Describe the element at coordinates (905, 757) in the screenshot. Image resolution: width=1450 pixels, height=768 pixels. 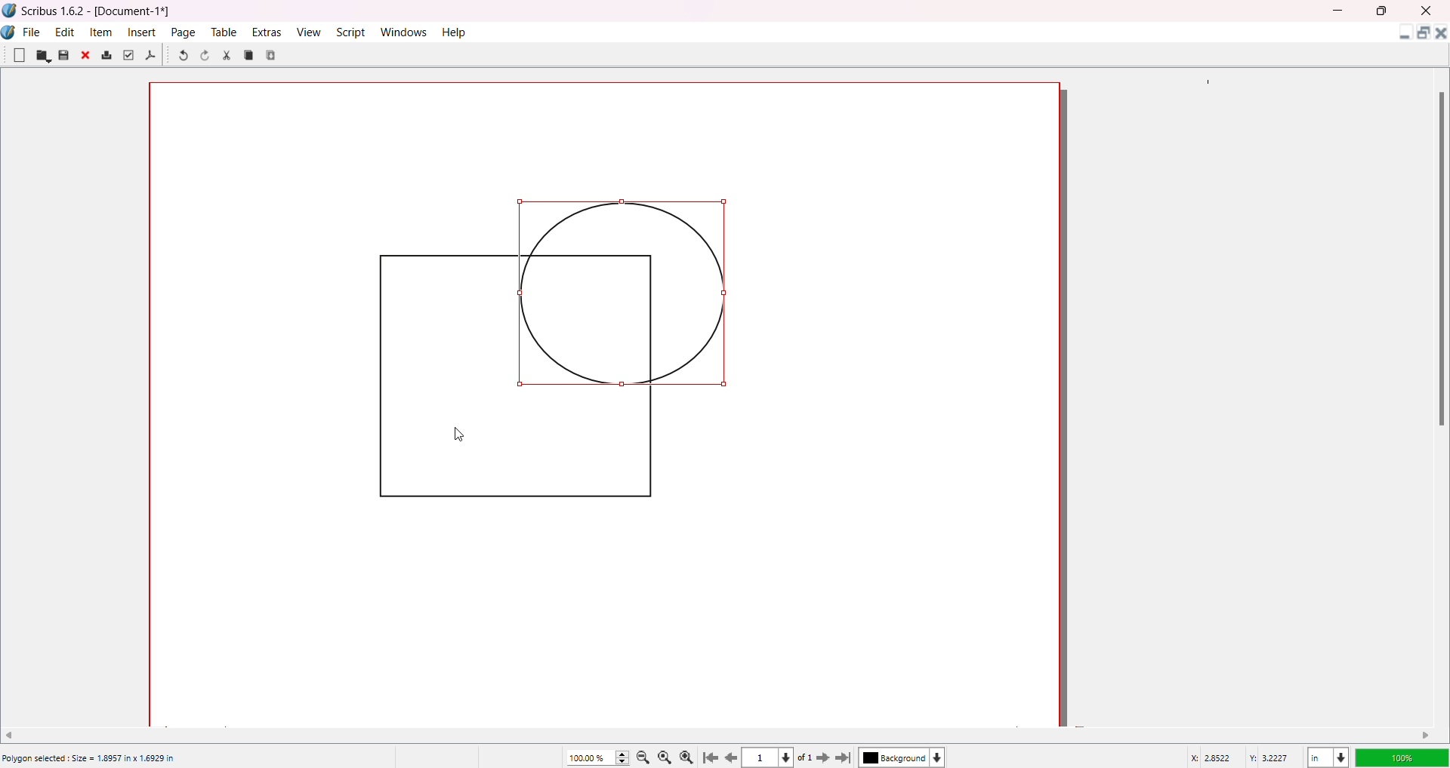
I see `Background color` at that location.